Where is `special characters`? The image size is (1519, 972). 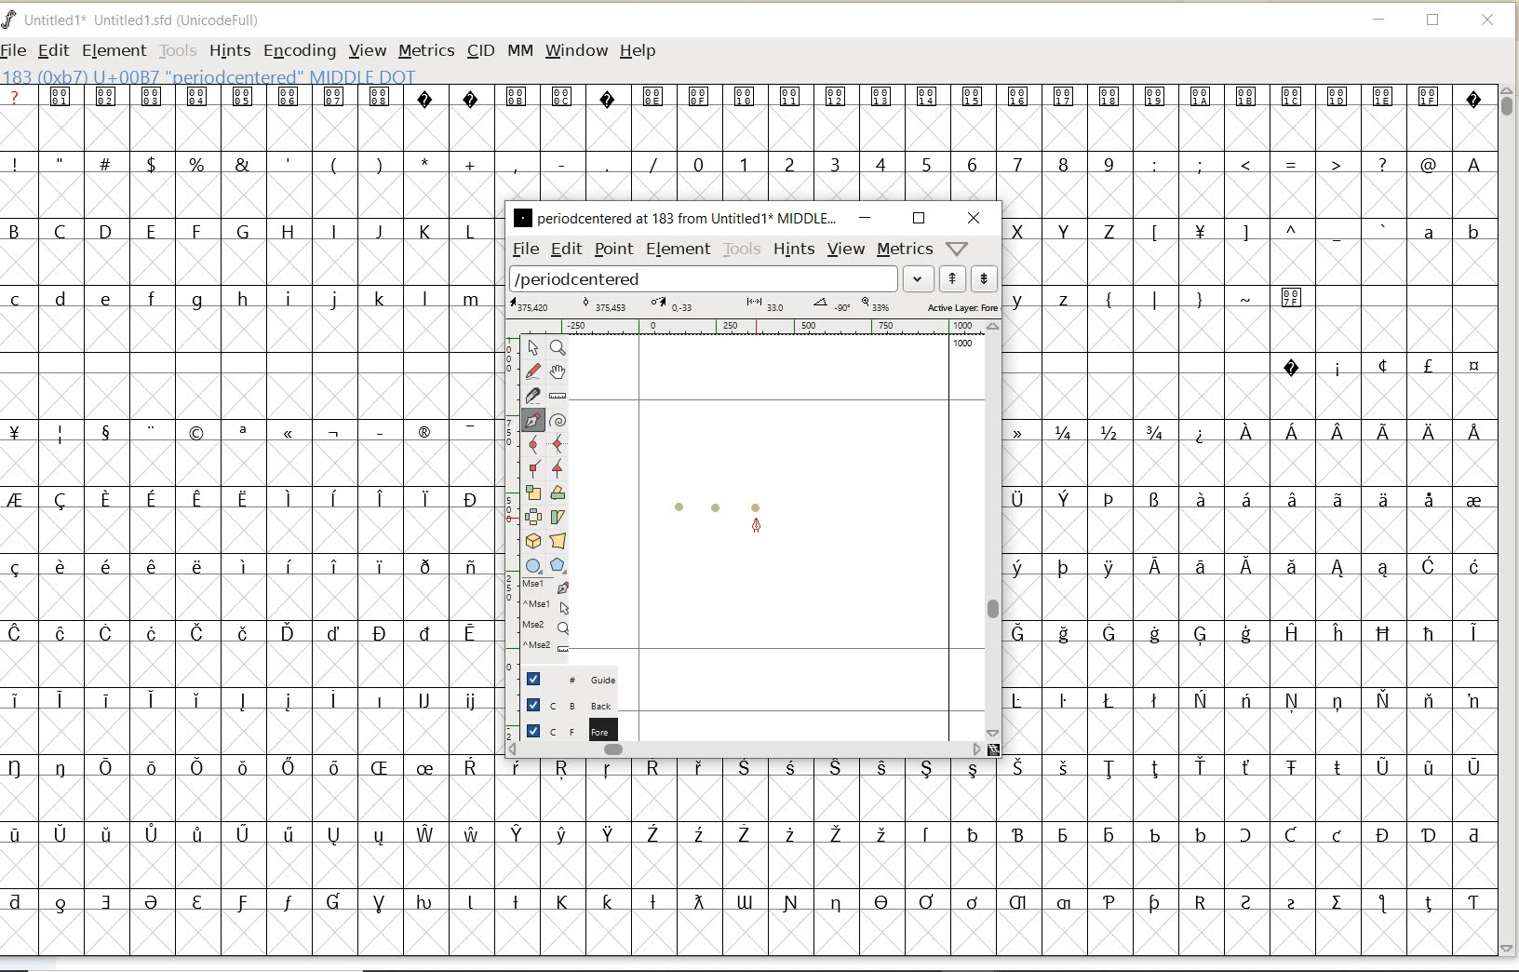
special characters is located at coordinates (746, 108).